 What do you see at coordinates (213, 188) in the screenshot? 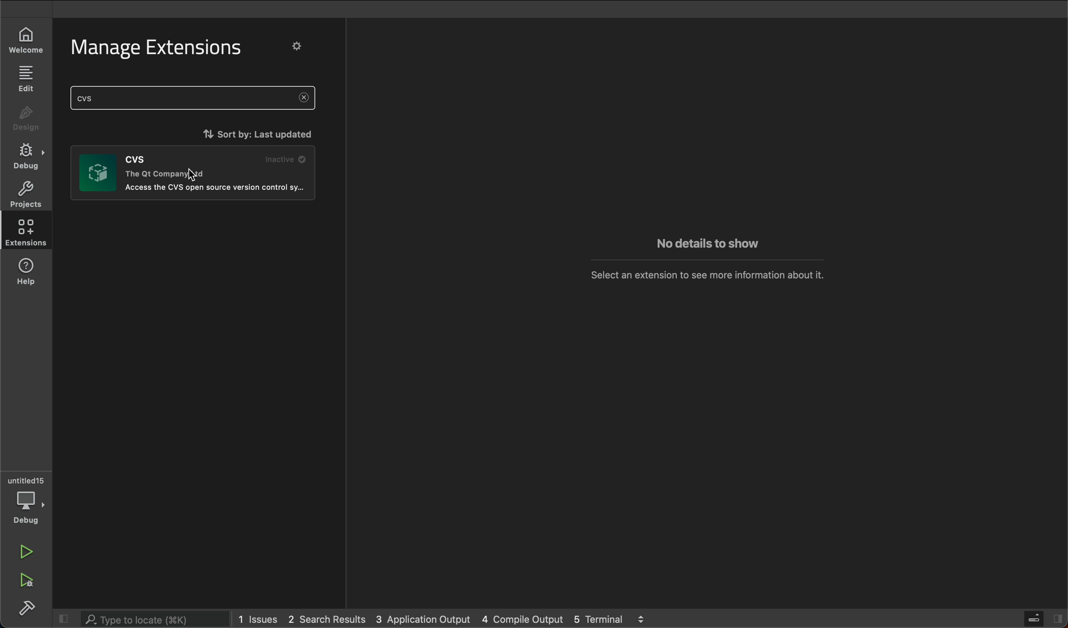
I see `extension text` at bounding box center [213, 188].